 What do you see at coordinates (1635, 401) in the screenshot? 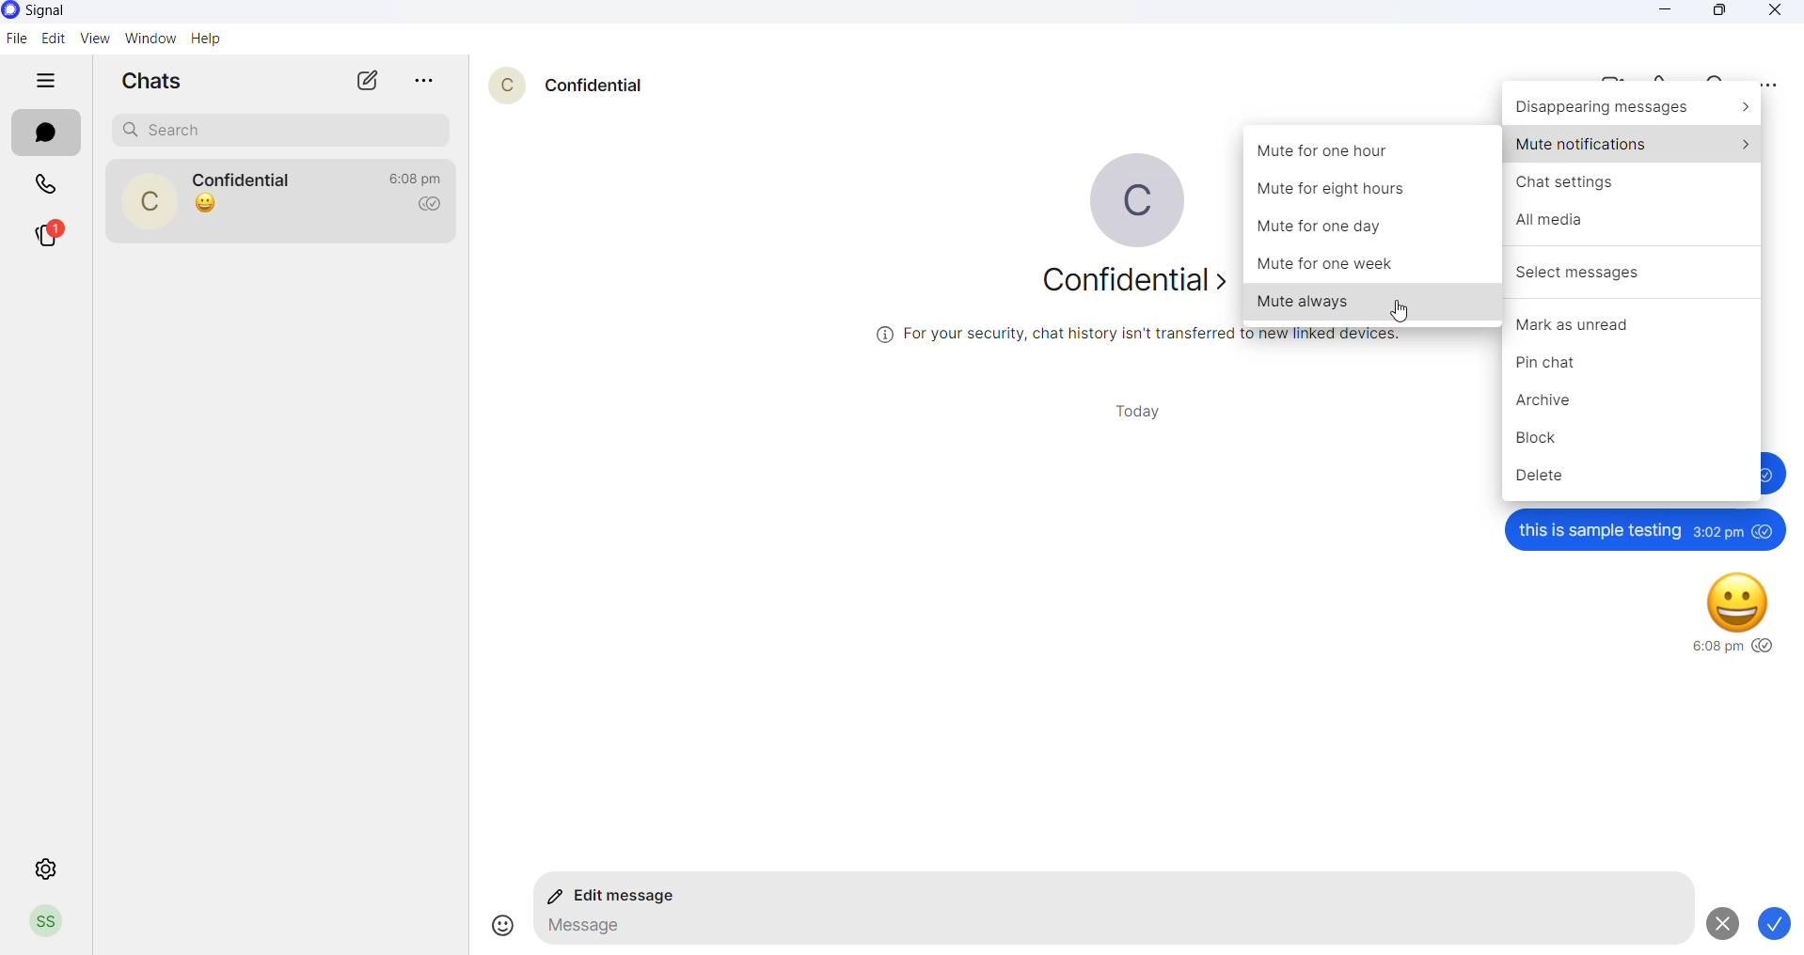
I see `archive` at bounding box center [1635, 401].